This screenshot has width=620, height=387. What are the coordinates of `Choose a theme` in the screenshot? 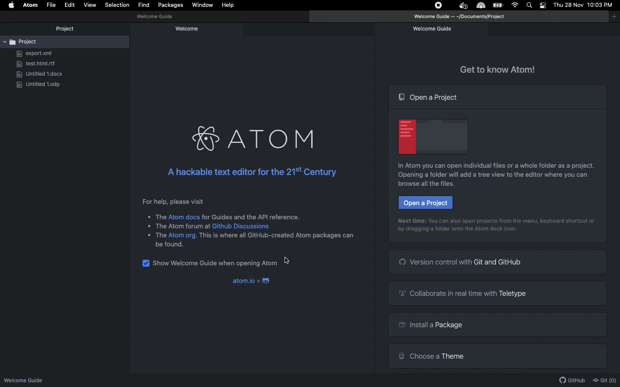 It's located at (433, 356).